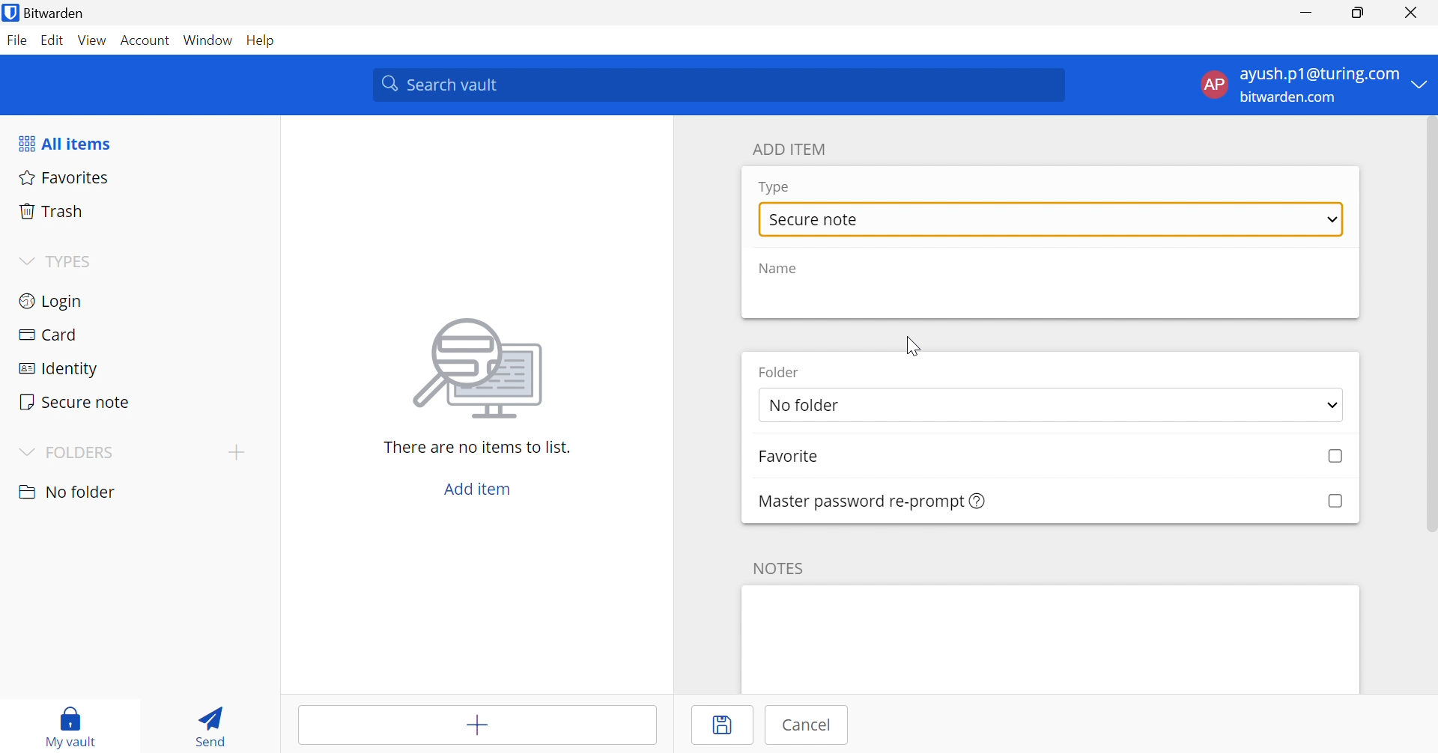 Image resolution: width=1438 pixels, height=753 pixels. I want to click on , so click(783, 267).